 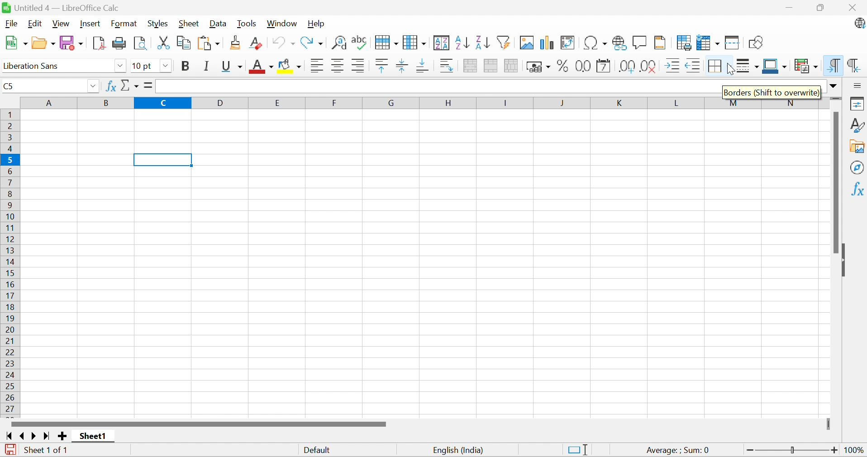 I want to click on Select function, so click(x=130, y=86).